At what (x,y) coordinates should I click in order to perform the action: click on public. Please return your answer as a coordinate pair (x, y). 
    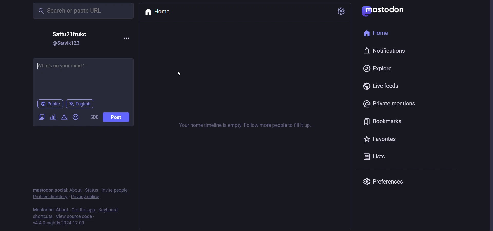
    Looking at the image, I should click on (50, 104).